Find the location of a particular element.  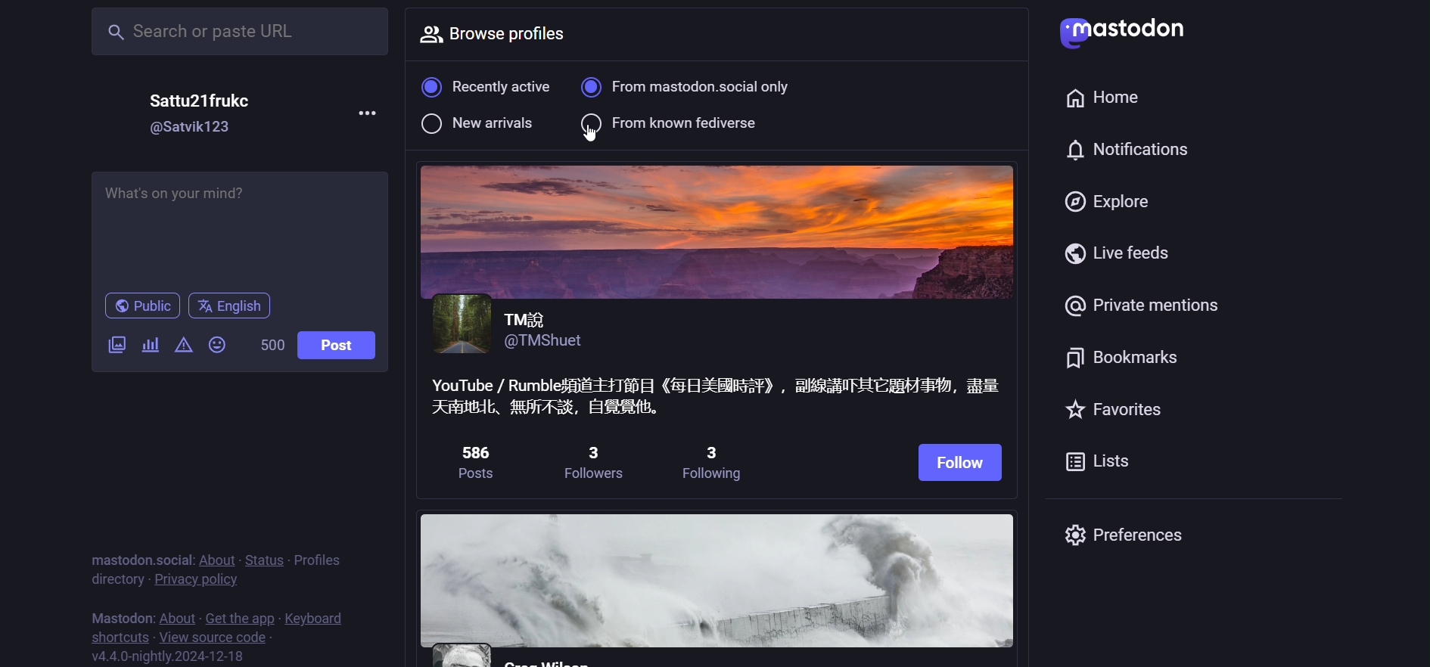

from known fediverse is located at coordinates (698, 121).